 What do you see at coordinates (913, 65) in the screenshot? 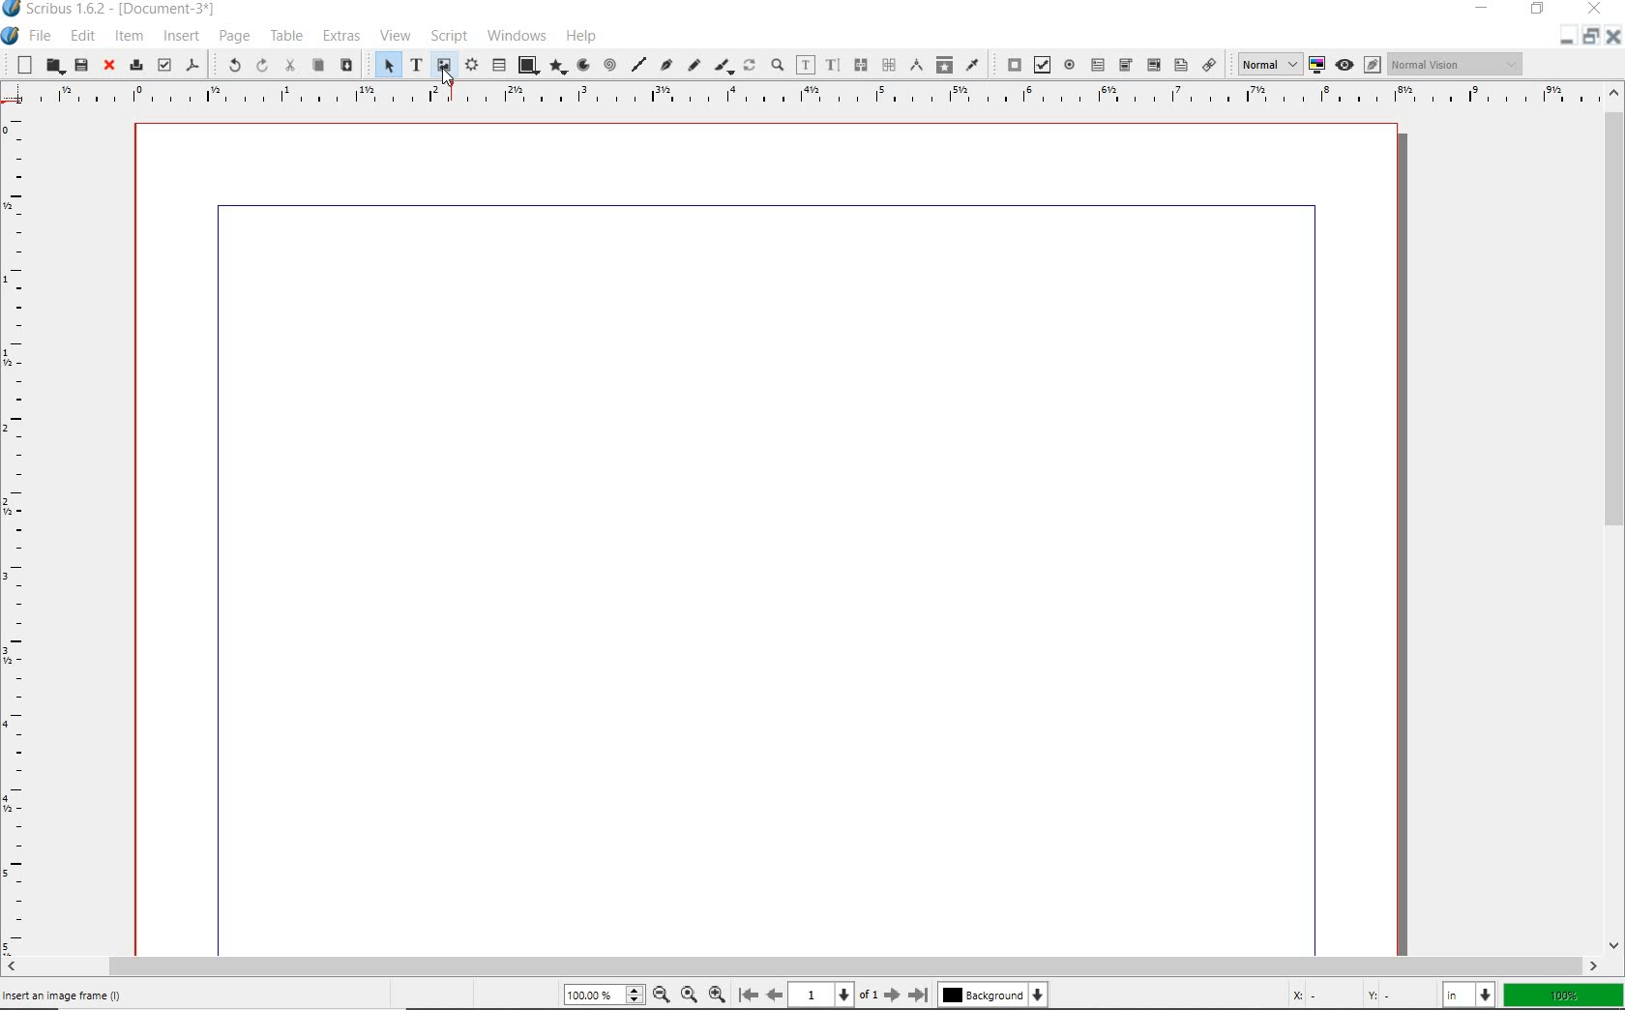
I see `measurements` at bounding box center [913, 65].